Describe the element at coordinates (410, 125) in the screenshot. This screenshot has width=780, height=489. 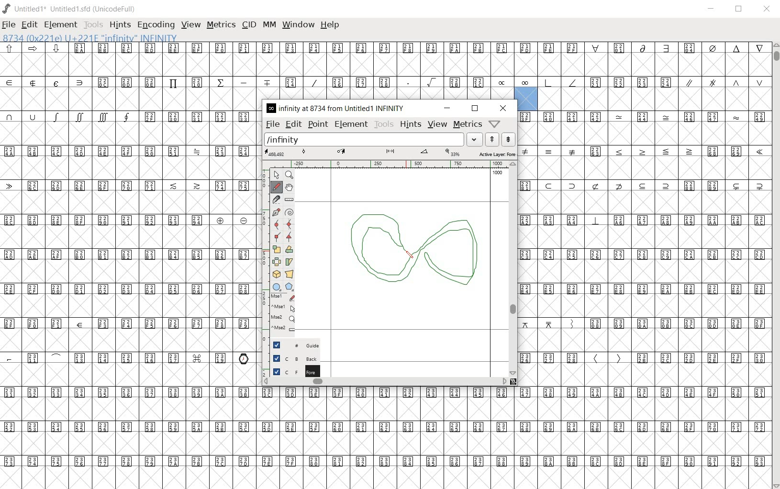
I see `hints` at that location.